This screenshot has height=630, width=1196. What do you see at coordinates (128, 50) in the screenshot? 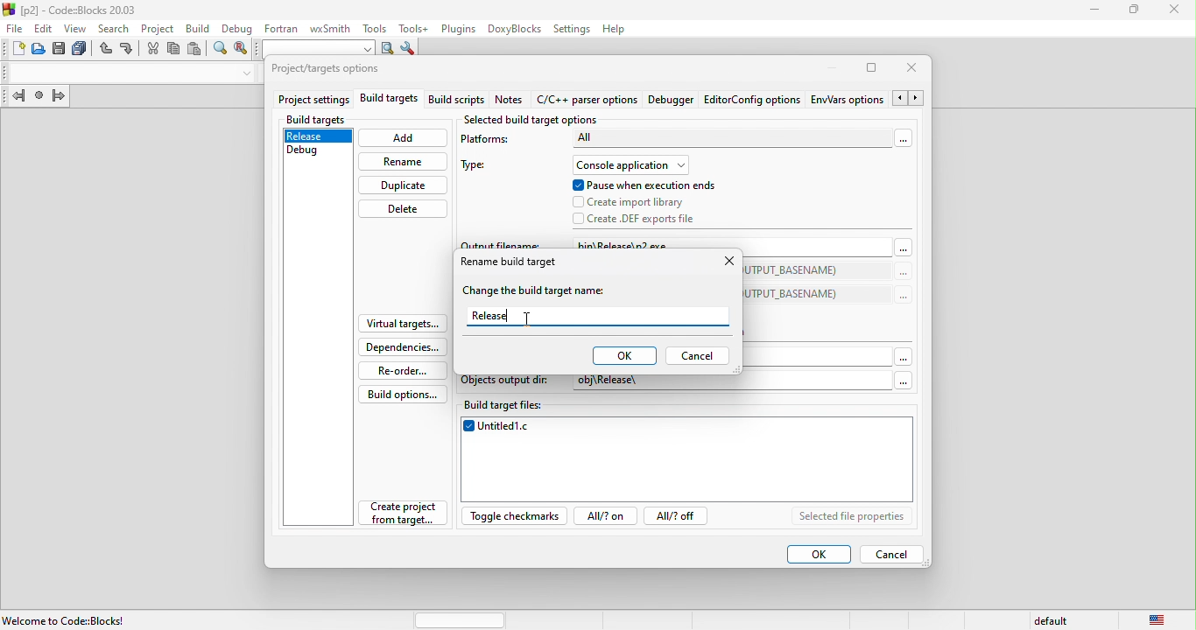
I see `redo` at bounding box center [128, 50].